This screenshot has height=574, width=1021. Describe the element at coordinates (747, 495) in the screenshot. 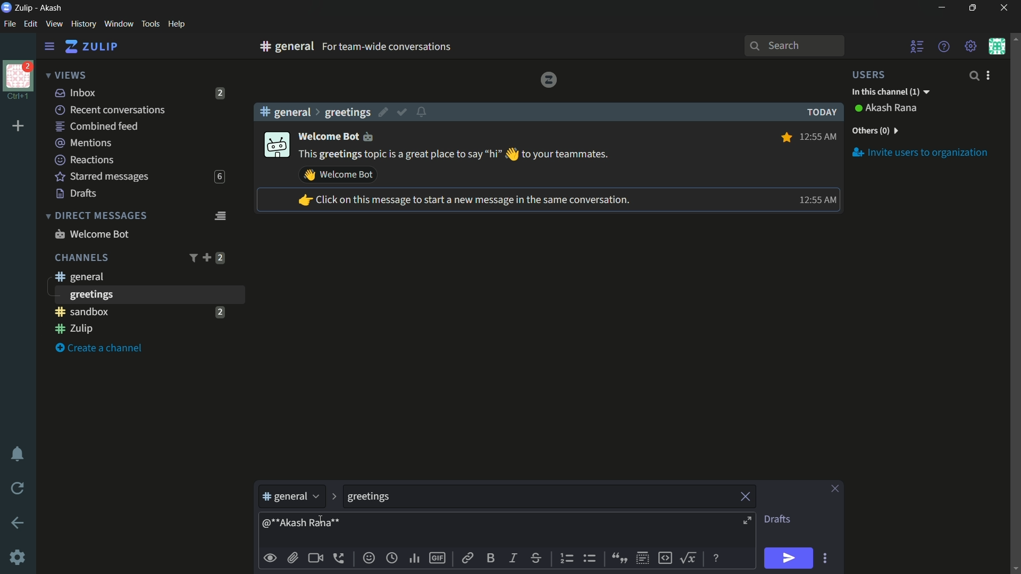

I see `remove topic` at that location.